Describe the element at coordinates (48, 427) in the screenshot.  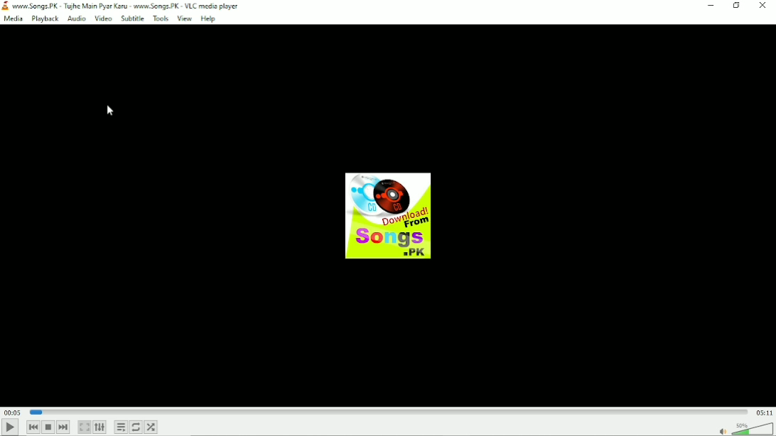
I see `Stop playback` at that location.